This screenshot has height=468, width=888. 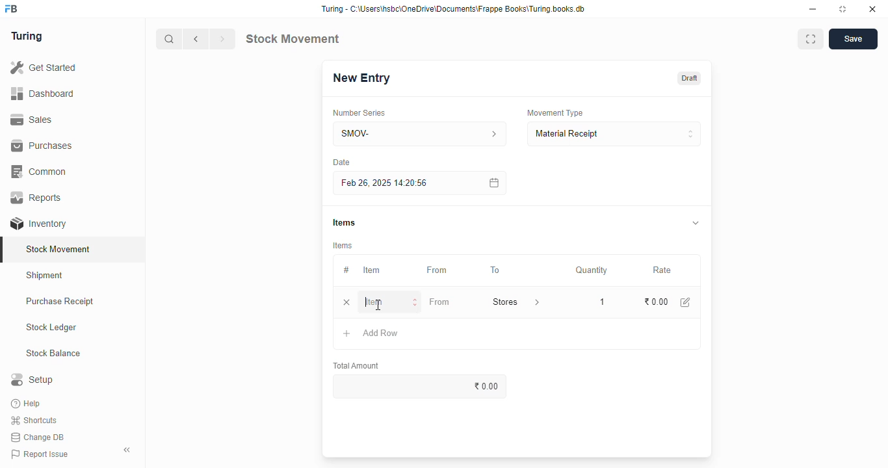 I want to click on item, so click(x=391, y=302).